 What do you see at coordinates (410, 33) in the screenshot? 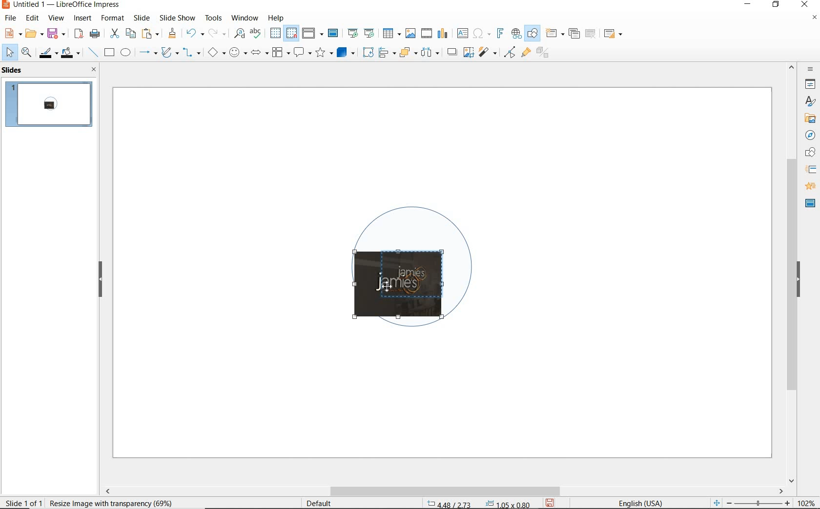
I see `insert image` at bounding box center [410, 33].